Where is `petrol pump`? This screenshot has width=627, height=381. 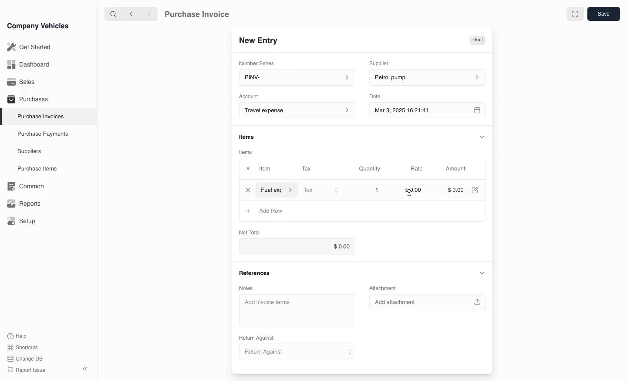 petrol pump is located at coordinates (426, 78).